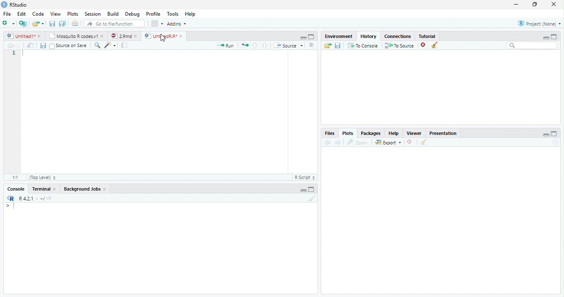 The height and width of the screenshot is (297, 564). Describe the element at coordinates (546, 135) in the screenshot. I see `minimize` at that location.